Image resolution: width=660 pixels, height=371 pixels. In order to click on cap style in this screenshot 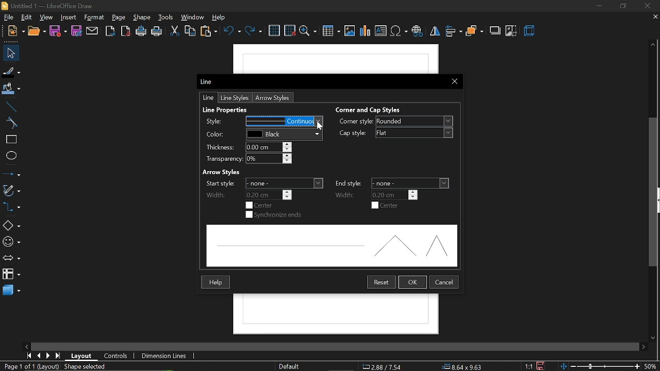, I will do `click(395, 133)`.